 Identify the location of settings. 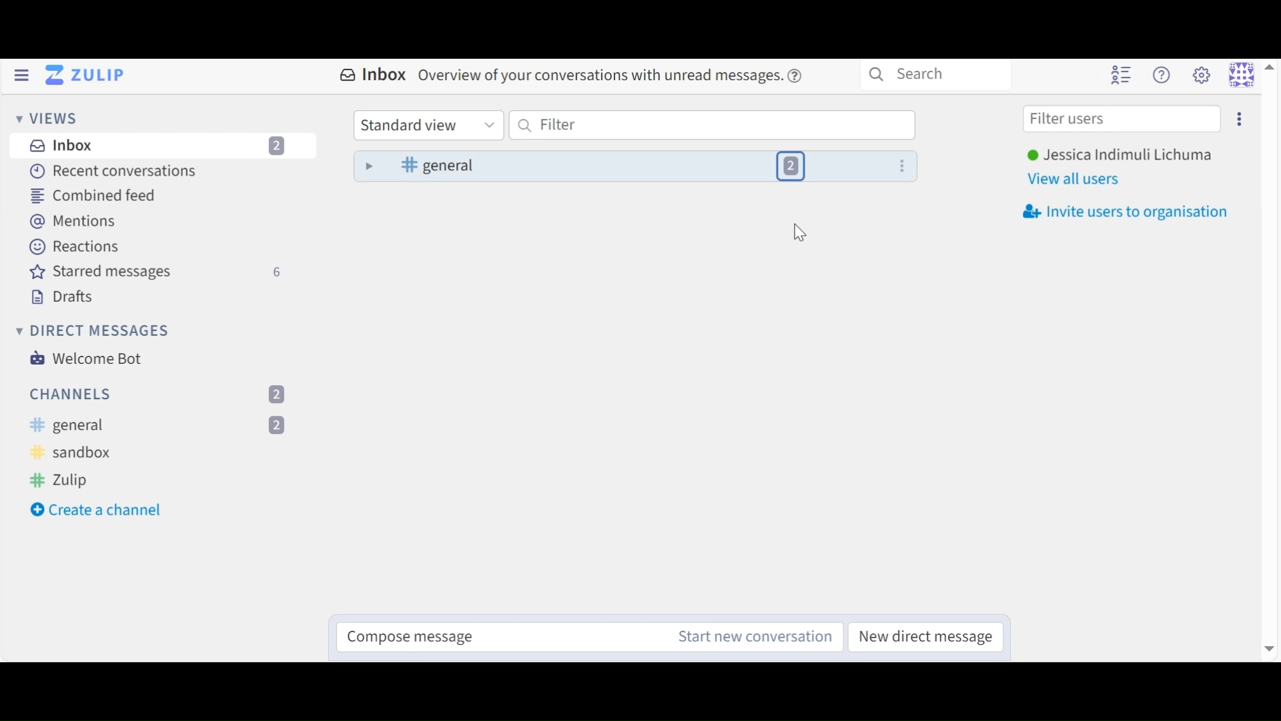
(1241, 120).